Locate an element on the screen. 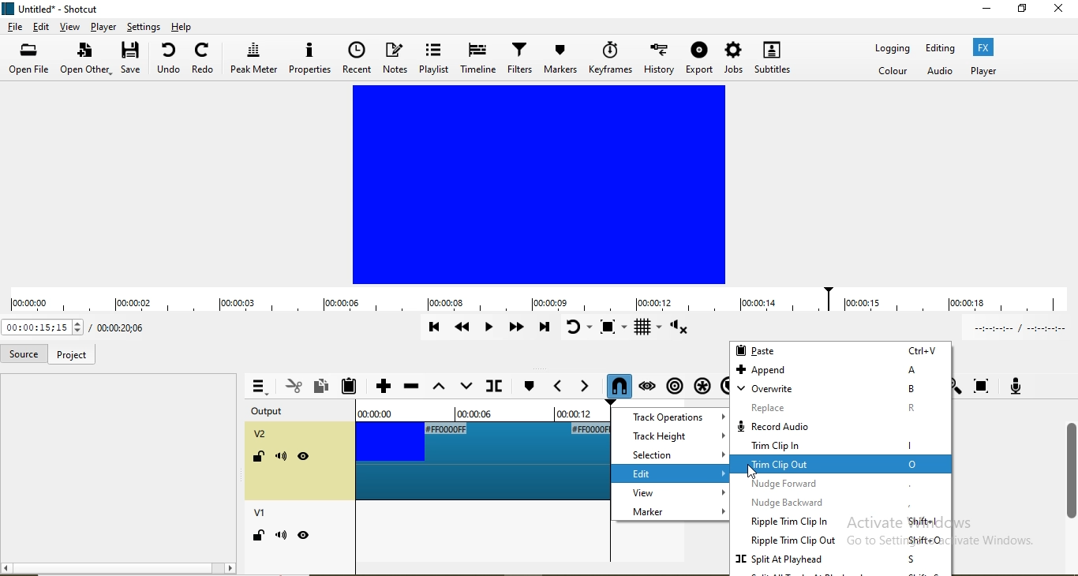  subtitles is located at coordinates (772, 57).